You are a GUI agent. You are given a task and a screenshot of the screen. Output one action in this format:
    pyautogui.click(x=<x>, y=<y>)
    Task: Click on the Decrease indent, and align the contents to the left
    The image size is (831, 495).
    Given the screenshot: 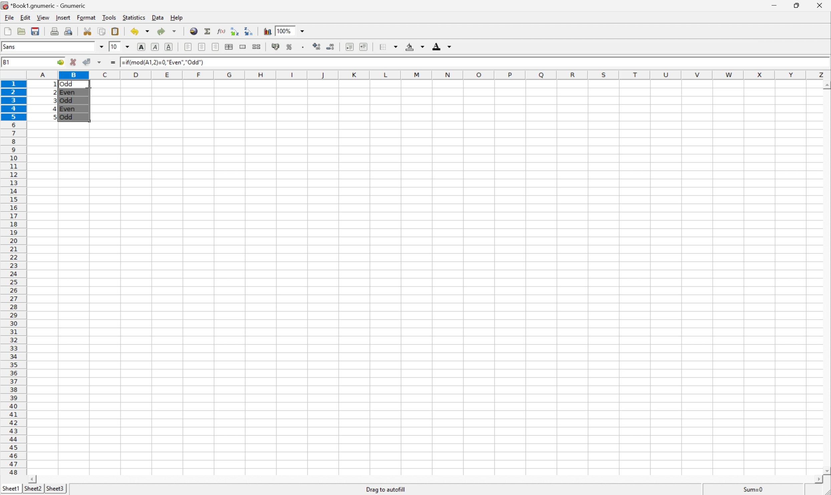 What is the action you would take?
    pyautogui.click(x=350, y=45)
    